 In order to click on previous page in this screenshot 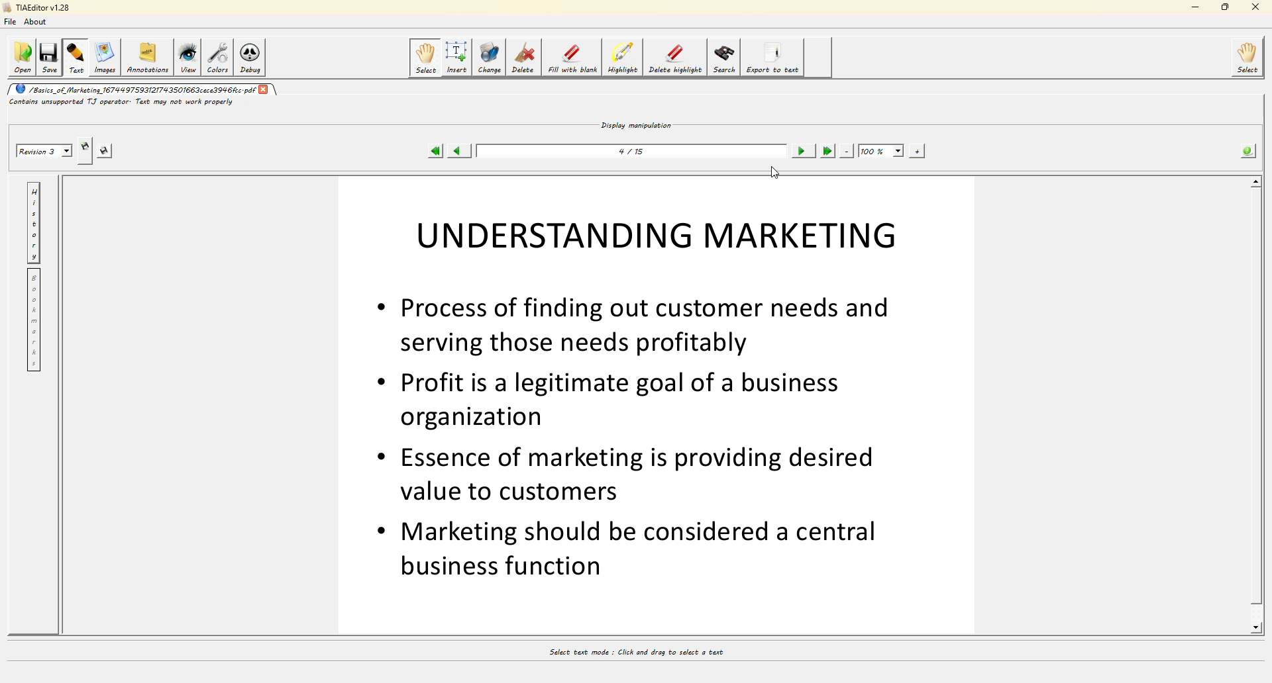, I will do `click(460, 150)`.